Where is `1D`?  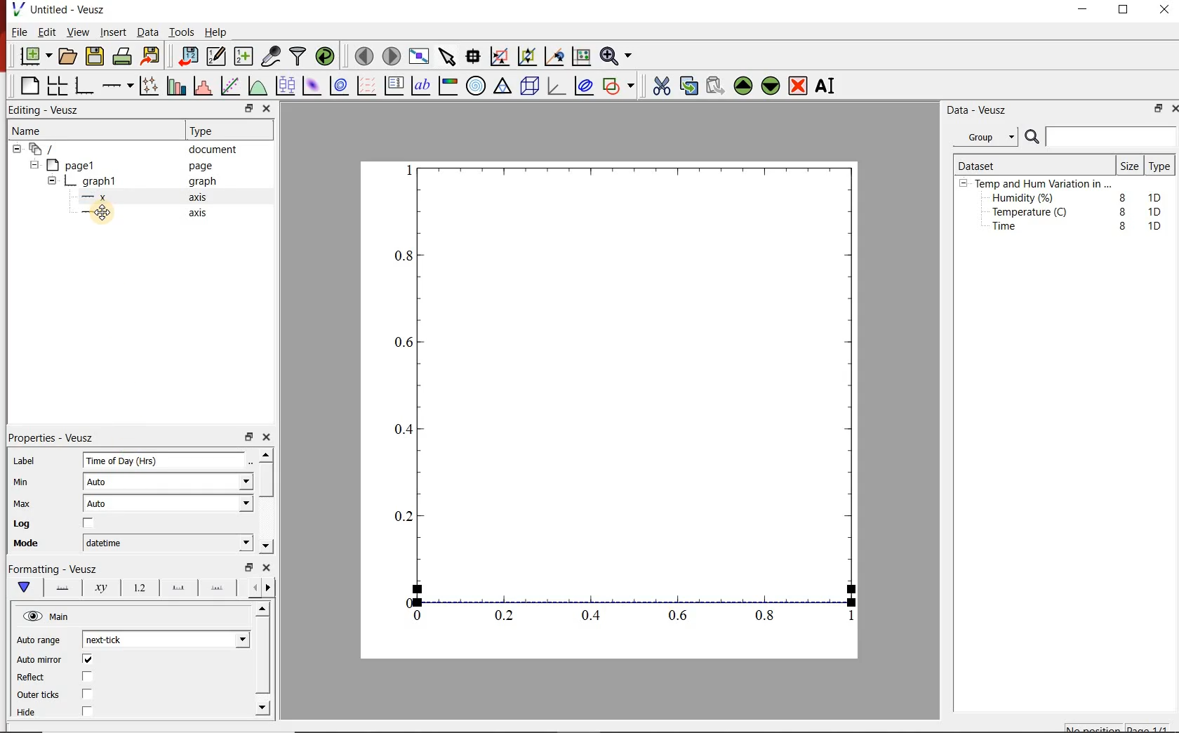
1D is located at coordinates (1154, 225).